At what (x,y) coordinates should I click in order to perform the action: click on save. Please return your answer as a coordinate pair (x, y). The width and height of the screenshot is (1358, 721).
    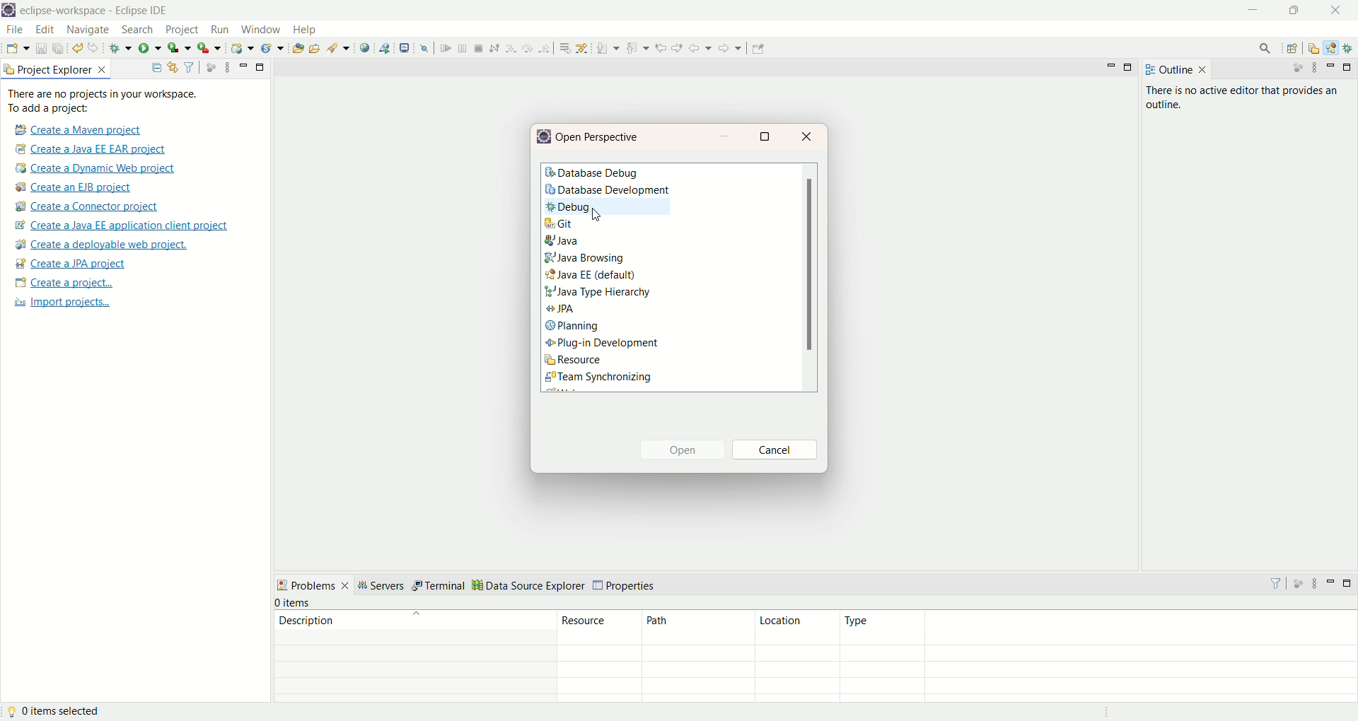
    Looking at the image, I should click on (39, 48).